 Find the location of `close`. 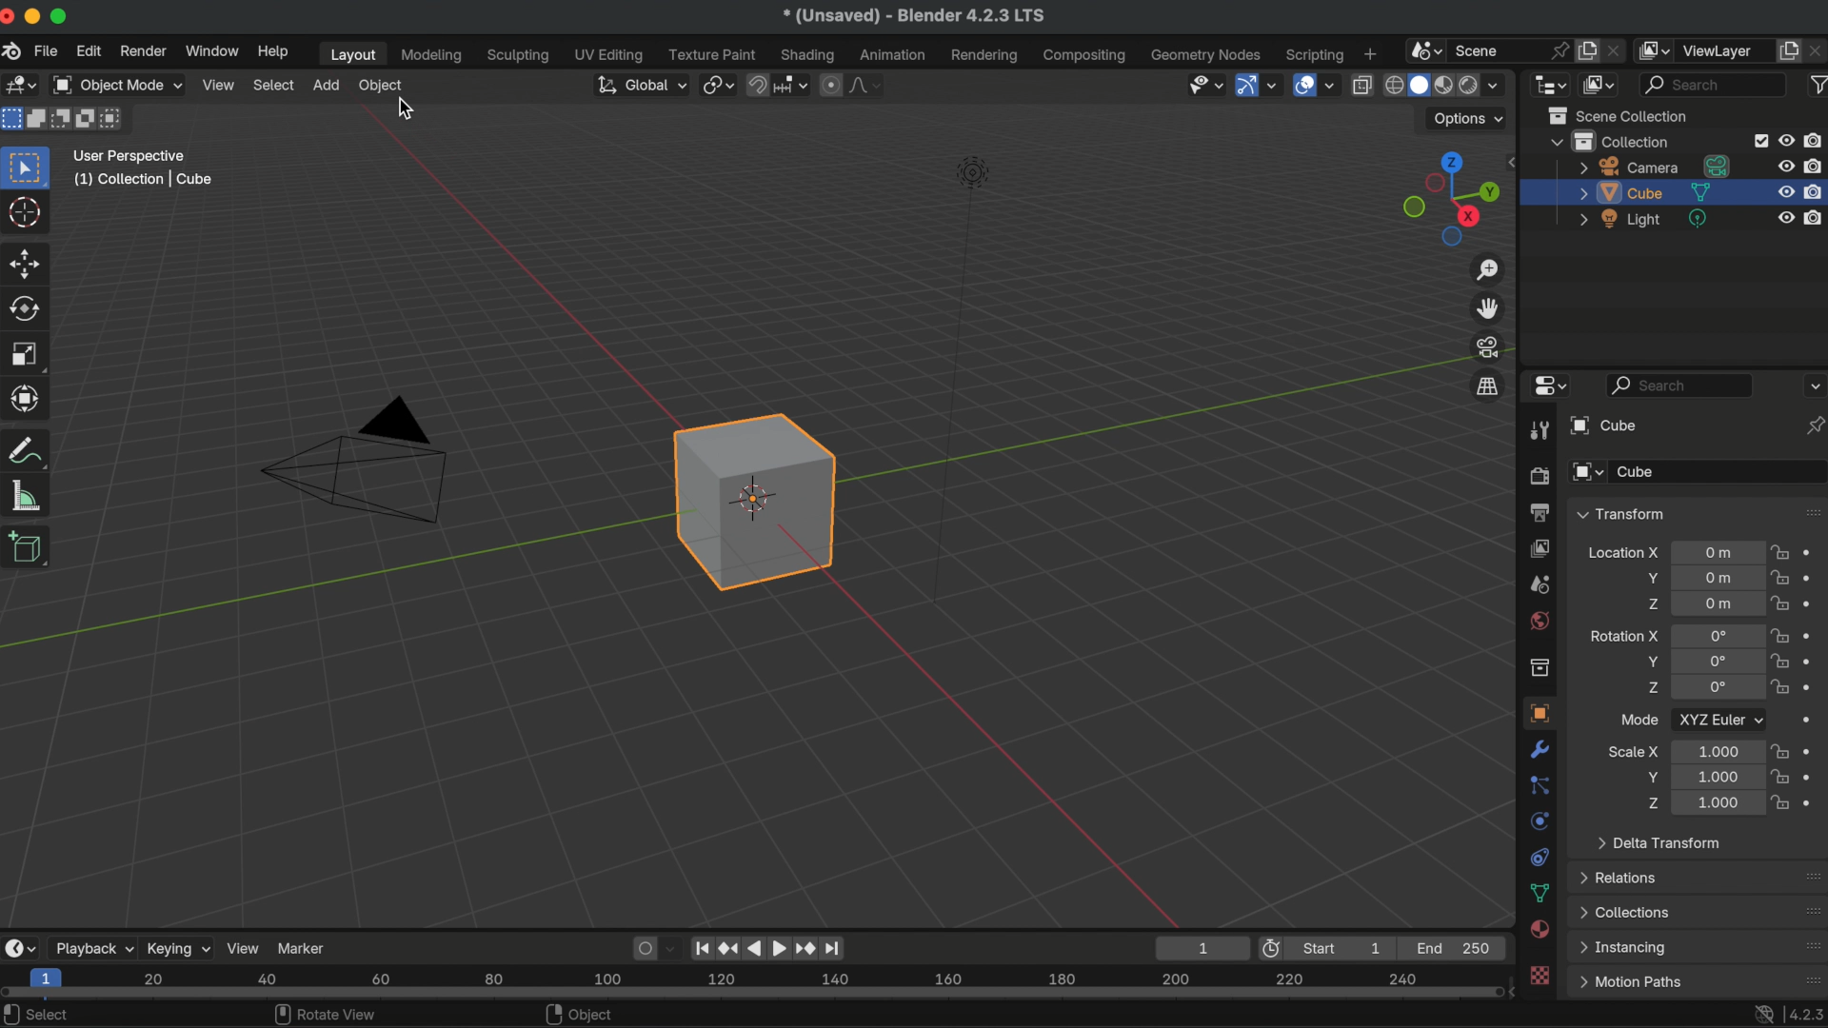

close is located at coordinates (11, 17).